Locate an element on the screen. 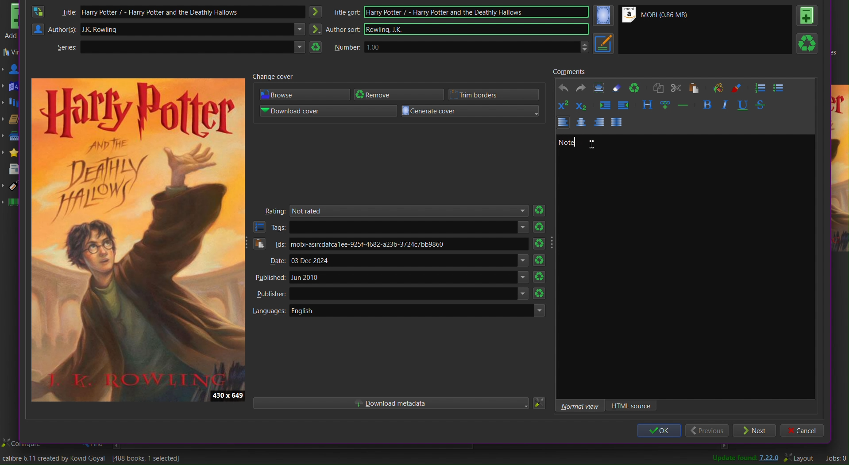 The width and height of the screenshot is (849, 465). Tags is located at coordinates (269, 227).